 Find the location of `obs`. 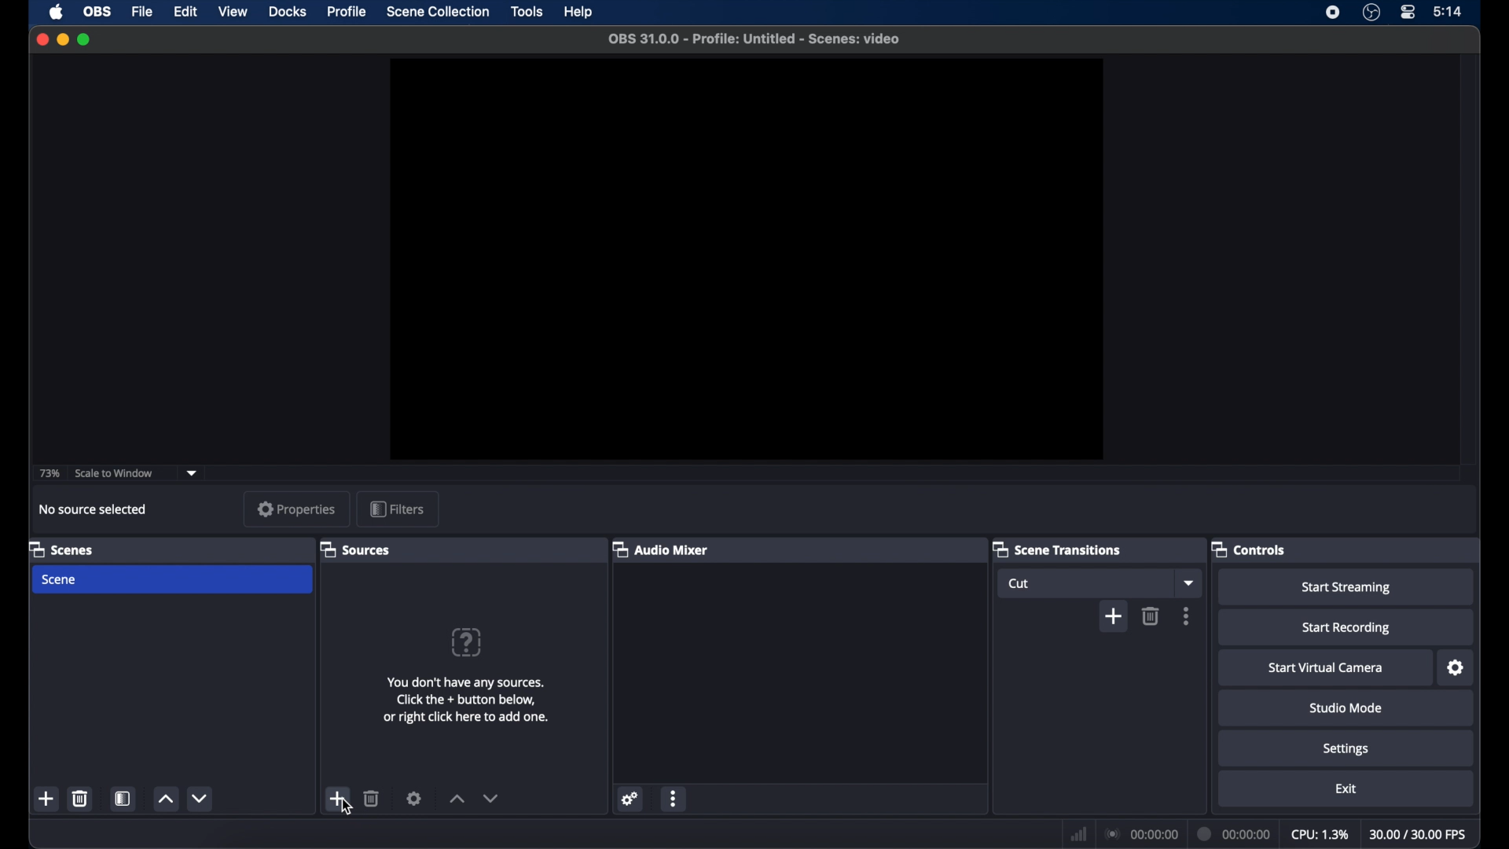

obs is located at coordinates (97, 12).